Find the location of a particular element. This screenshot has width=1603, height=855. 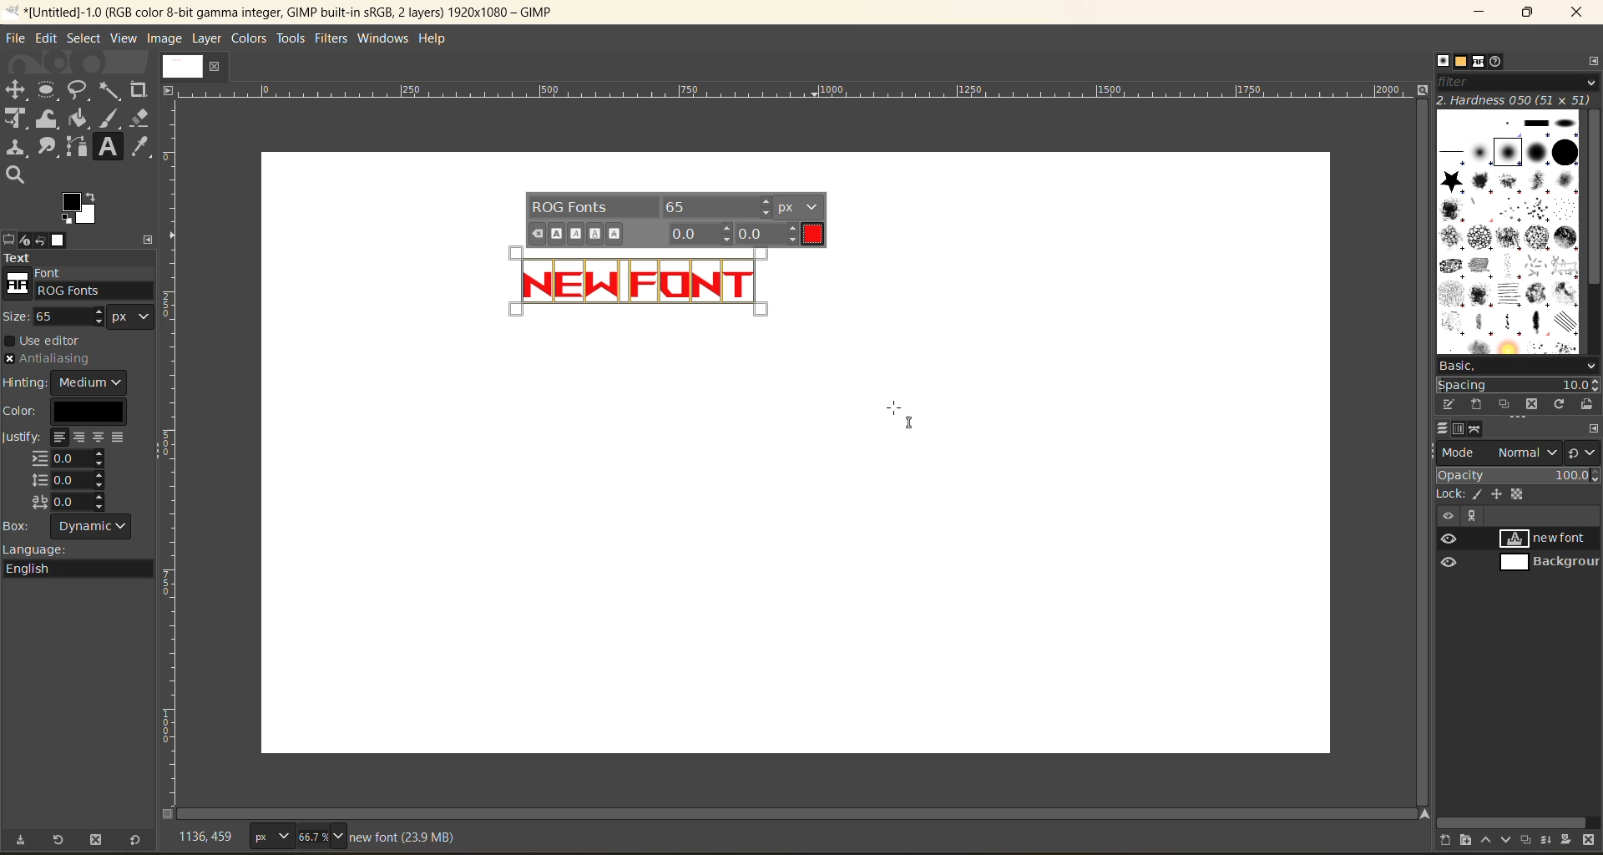

cursor is located at coordinates (902, 416).